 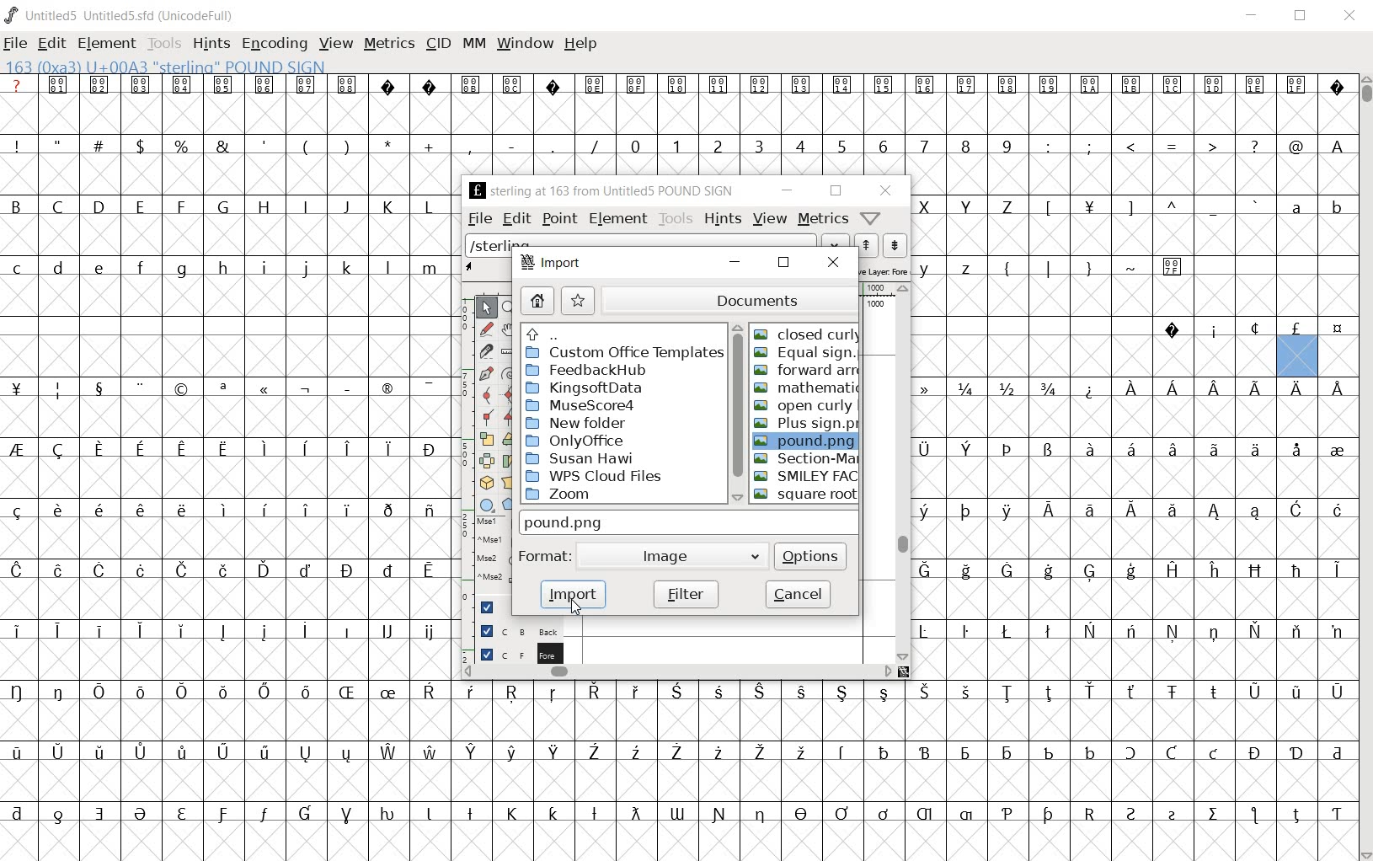 I want to click on Symbol, so click(x=596, y=693).